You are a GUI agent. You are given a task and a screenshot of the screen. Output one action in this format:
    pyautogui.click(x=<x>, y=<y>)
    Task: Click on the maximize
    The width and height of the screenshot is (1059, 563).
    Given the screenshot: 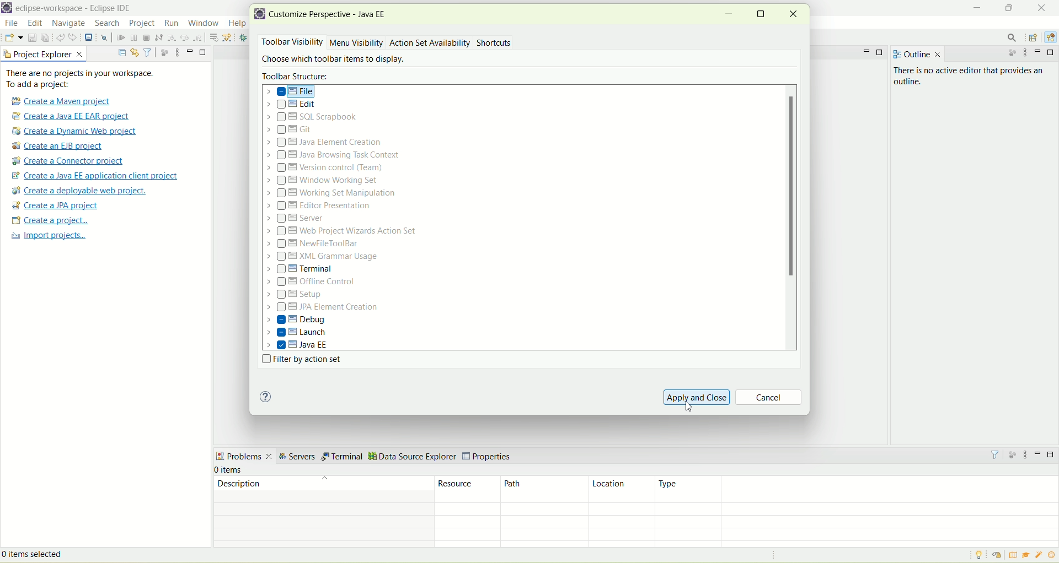 What is the action you would take?
    pyautogui.click(x=1007, y=7)
    